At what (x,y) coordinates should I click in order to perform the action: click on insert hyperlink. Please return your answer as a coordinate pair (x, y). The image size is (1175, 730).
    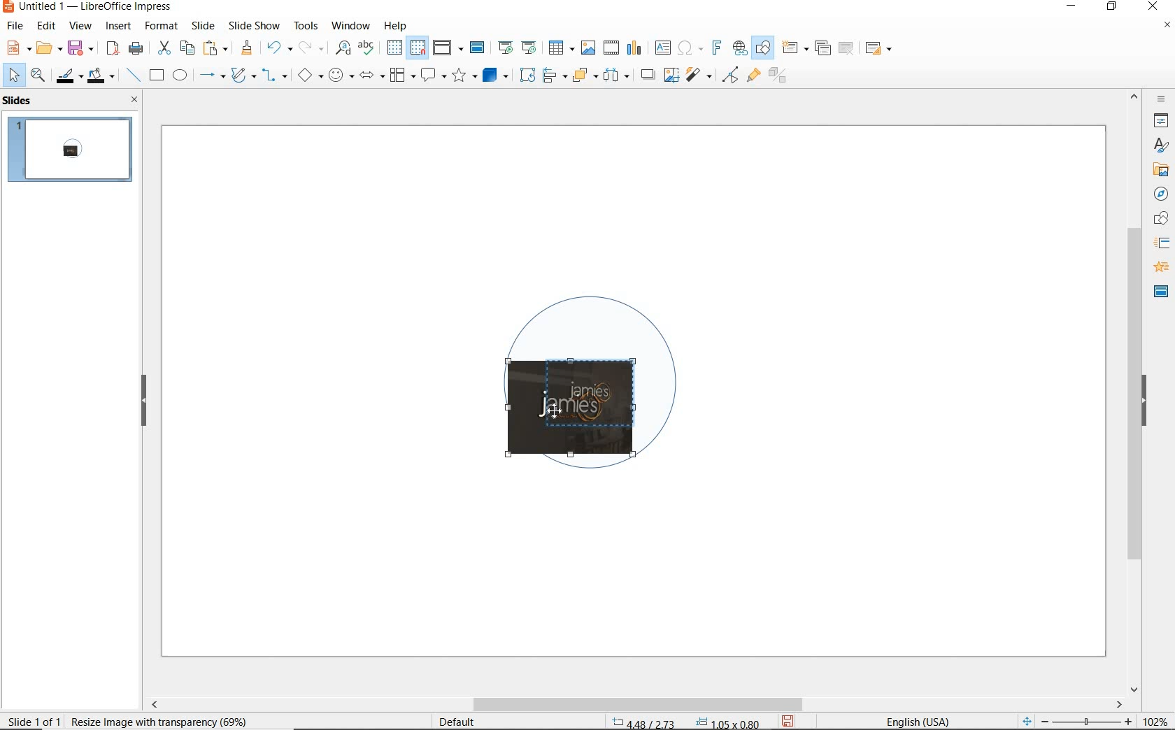
    Looking at the image, I should click on (740, 48).